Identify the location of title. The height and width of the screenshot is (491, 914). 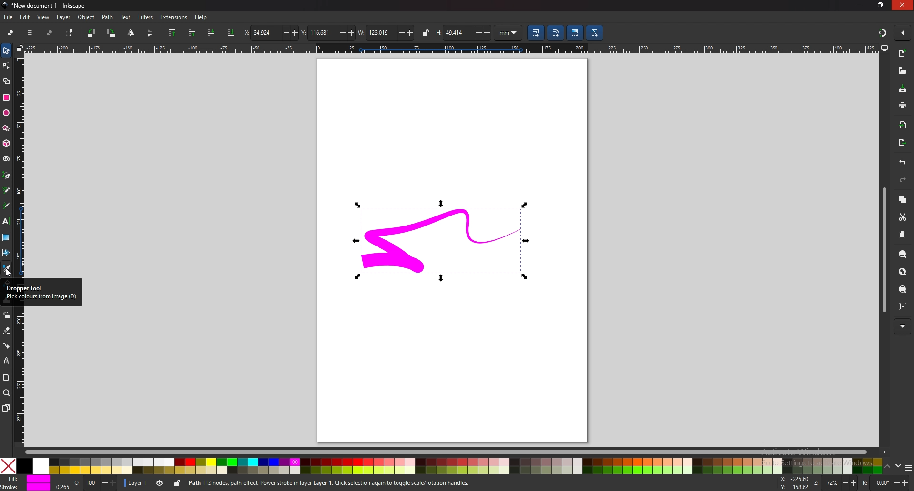
(46, 6).